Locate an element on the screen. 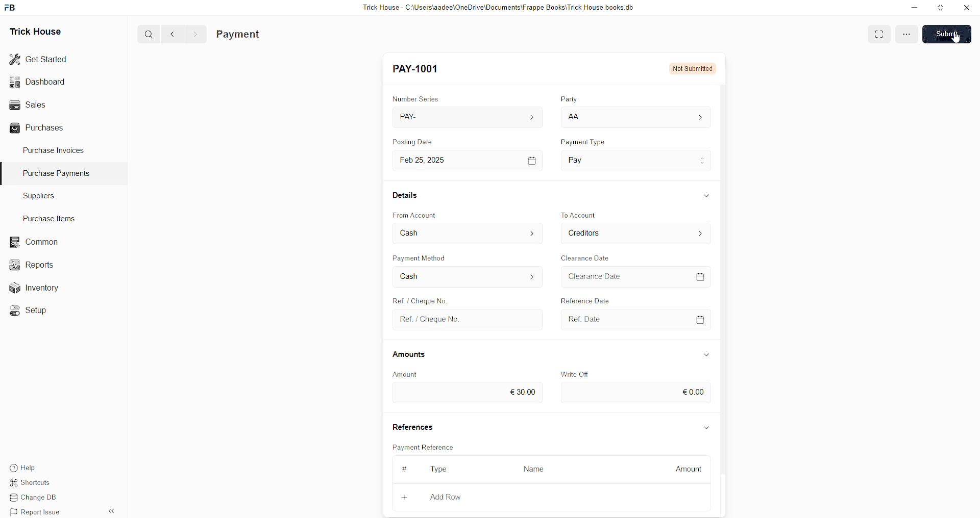  From Account is located at coordinates (422, 214).